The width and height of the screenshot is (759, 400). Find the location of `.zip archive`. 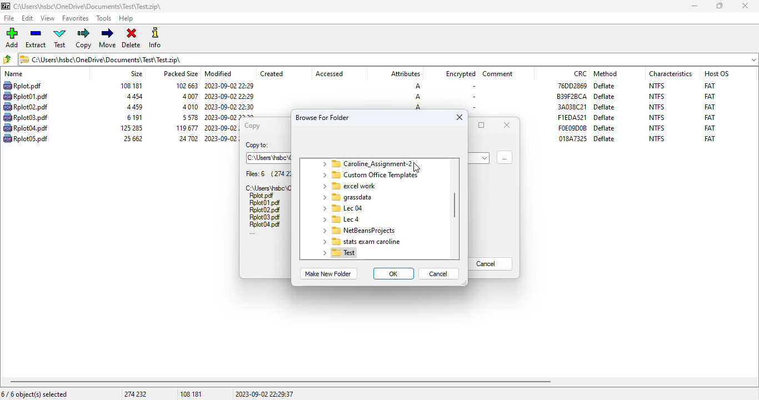

.zip archive is located at coordinates (388, 59).